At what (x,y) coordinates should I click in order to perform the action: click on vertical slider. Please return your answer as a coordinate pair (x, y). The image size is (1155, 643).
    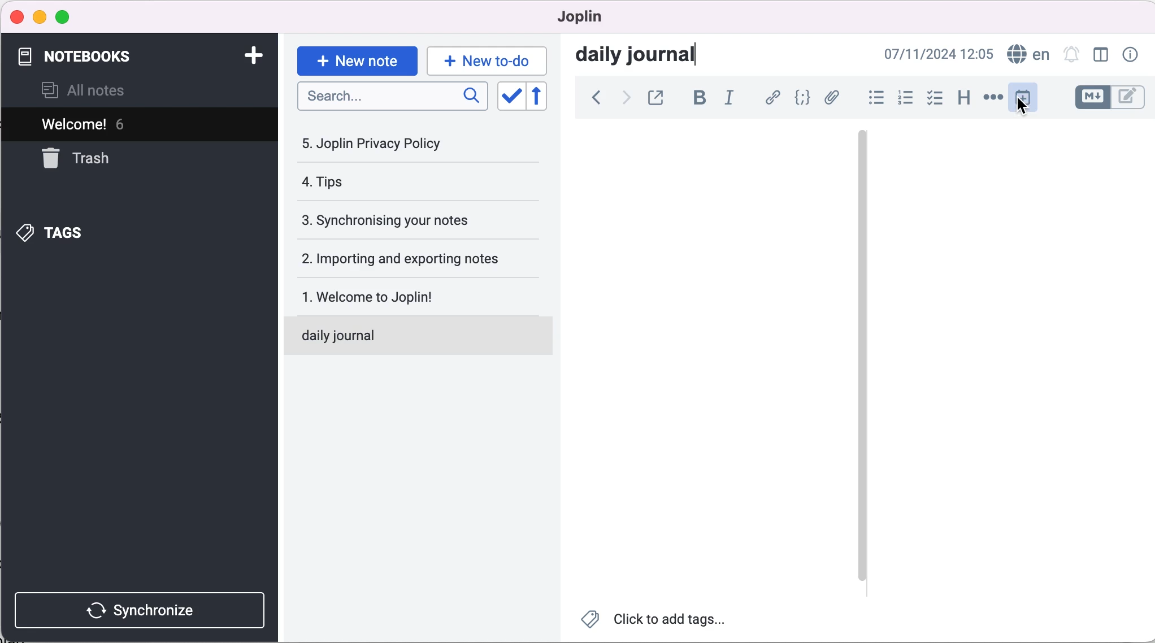
    Looking at the image, I should click on (863, 158).